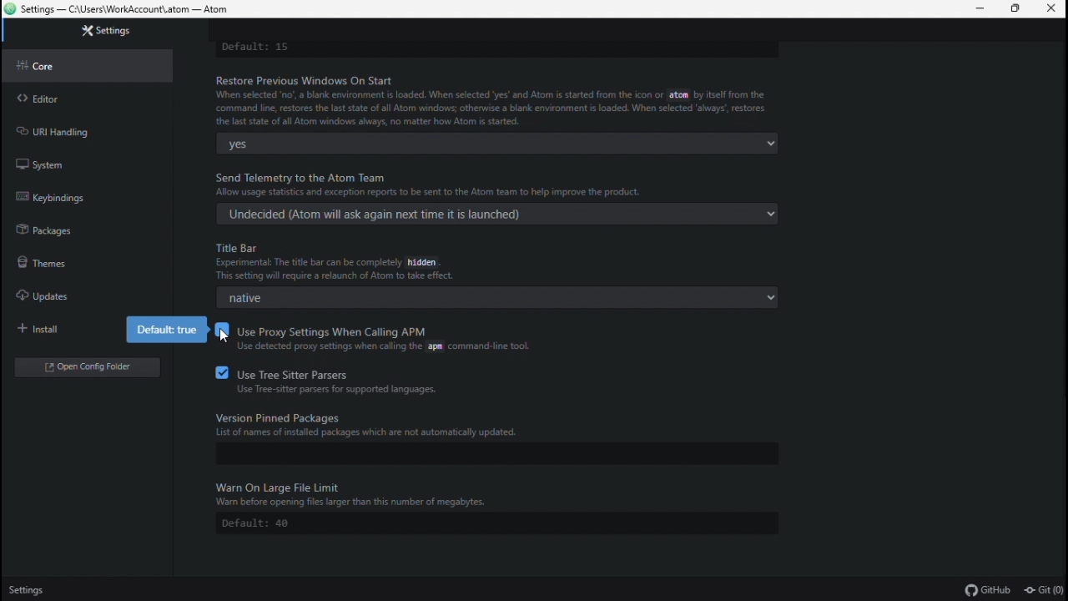 This screenshot has width=1068, height=601. What do you see at coordinates (225, 333) in the screenshot?
I see `Cursor` at bounding box center [225, 333].